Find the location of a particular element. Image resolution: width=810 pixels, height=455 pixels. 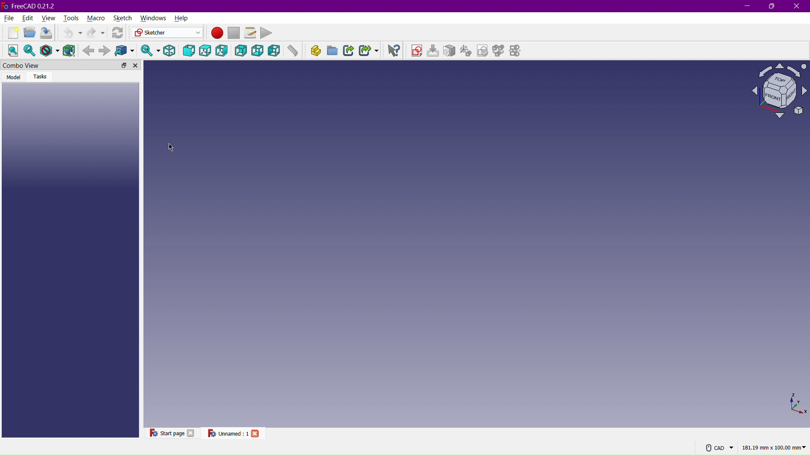

Create part is located at coordinates (316, 50).